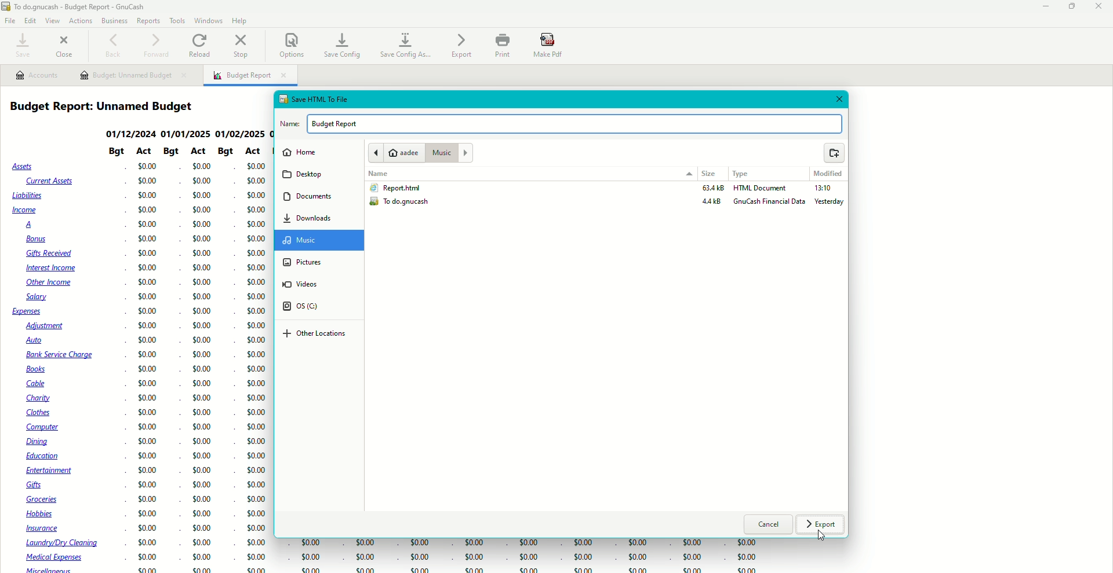 The width and height of the screenshot is (1113, 573). Describe the element at coordinates (313, 98) in the screenshot. I see `Save to File` at that location.